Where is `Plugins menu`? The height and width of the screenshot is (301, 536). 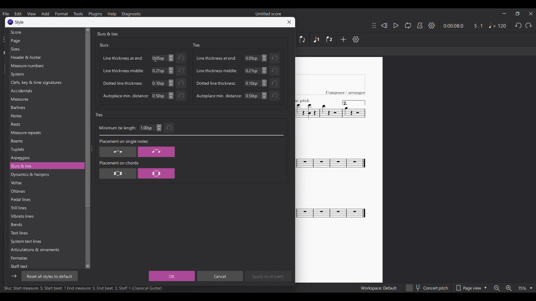 Plugins menu is located at coordinates (95, 14).